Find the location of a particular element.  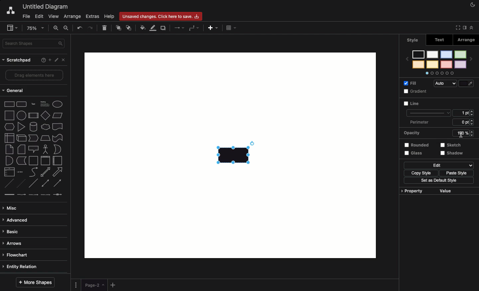

diamond is located at coordinates (45, 116).